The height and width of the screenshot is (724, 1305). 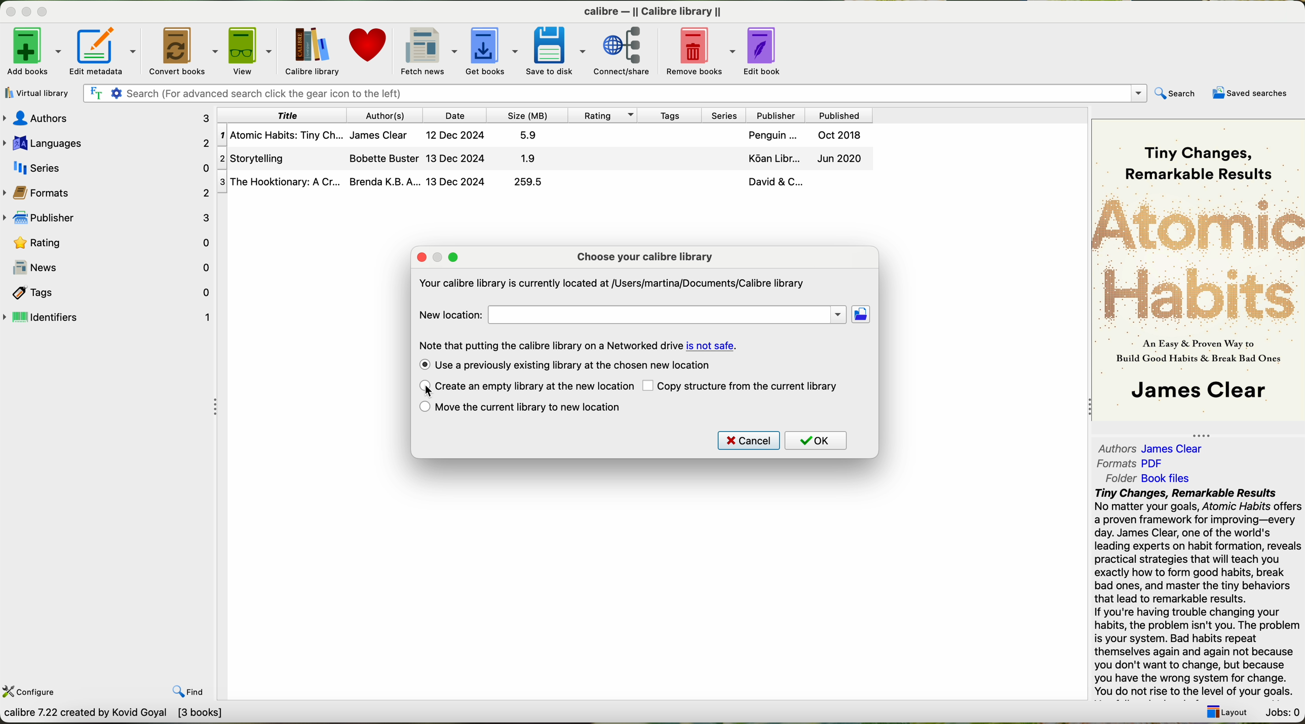 I want to click on saved searches, so click(x=1253, y=93).